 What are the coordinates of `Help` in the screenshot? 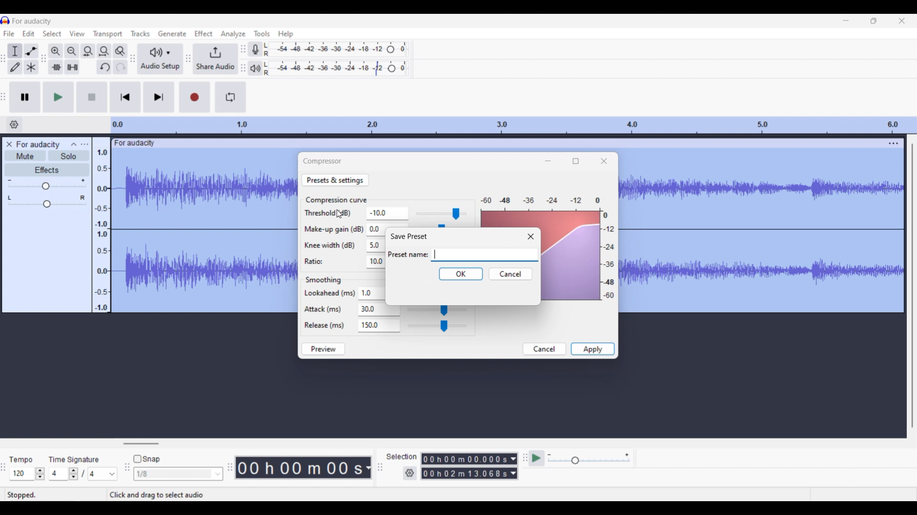 It's located at (286, 34).